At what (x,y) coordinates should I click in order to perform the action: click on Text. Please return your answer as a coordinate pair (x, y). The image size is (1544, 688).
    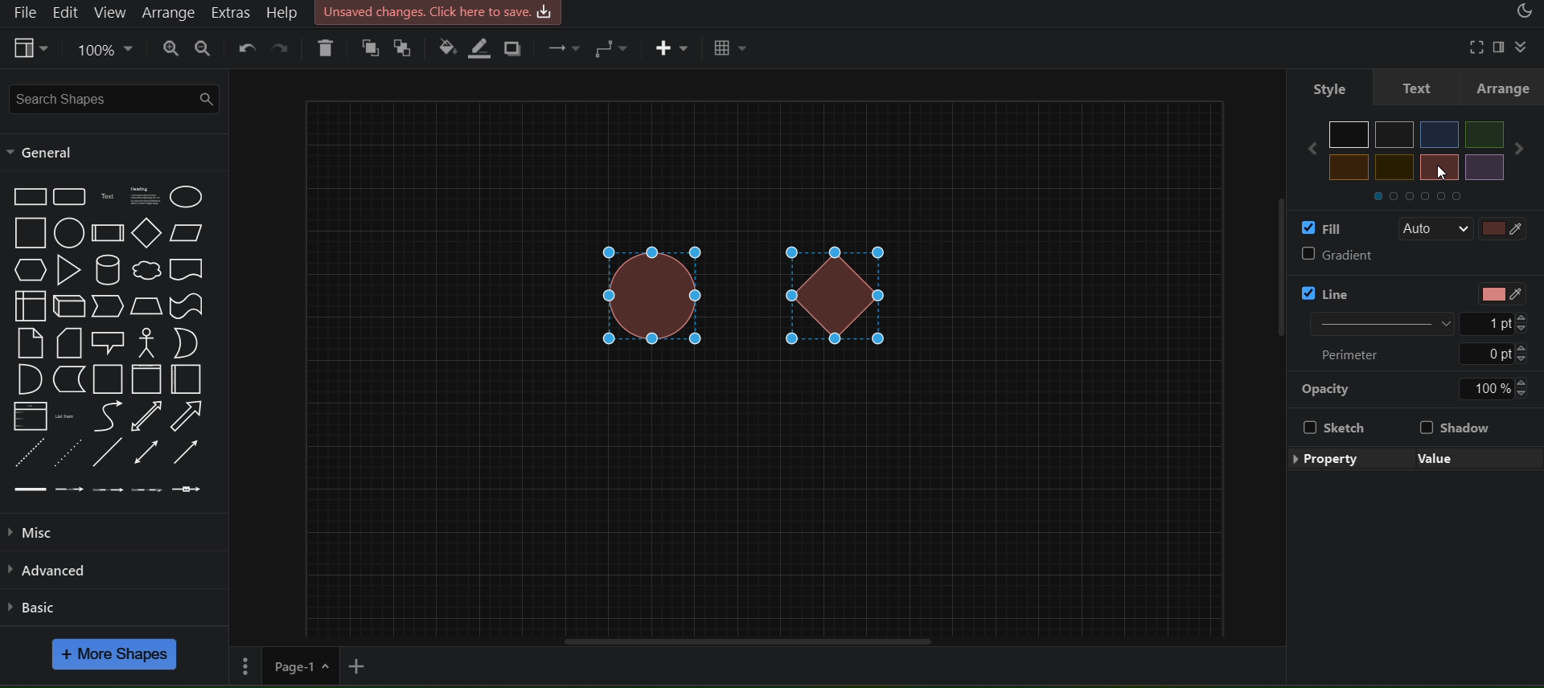
    Looking at the image, I should click on (109, 196).